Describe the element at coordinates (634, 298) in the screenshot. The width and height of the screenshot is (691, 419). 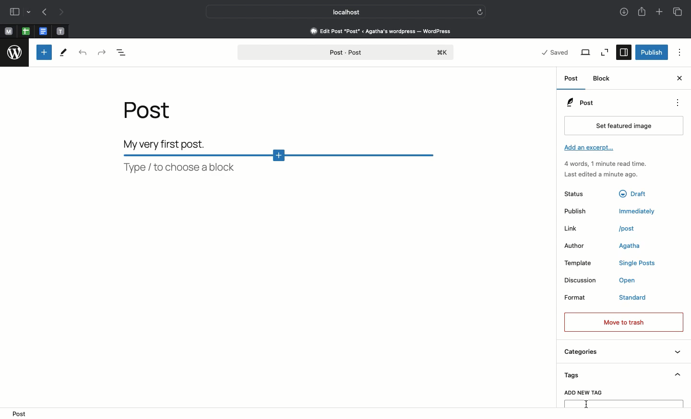
I see `standard` at that location.